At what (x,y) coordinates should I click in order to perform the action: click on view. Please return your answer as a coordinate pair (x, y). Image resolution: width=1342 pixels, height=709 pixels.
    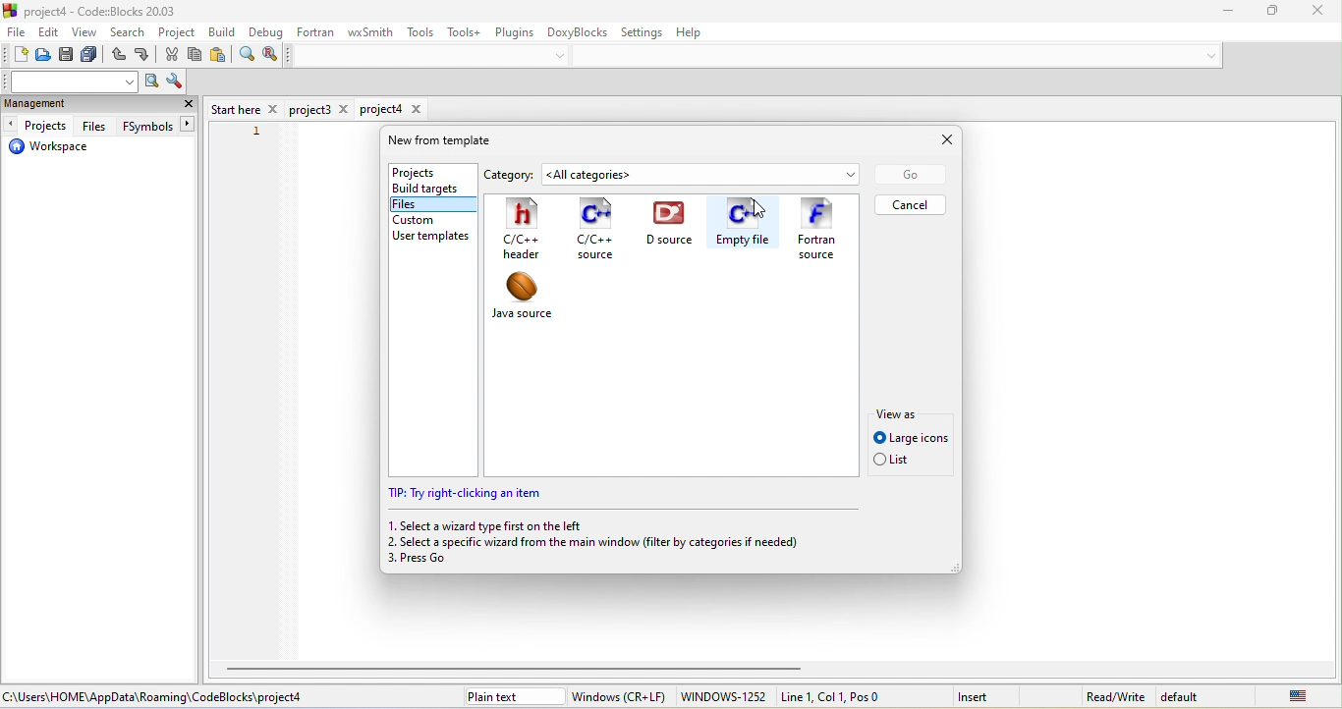
    Looking at the image, I should click on (86, 34).